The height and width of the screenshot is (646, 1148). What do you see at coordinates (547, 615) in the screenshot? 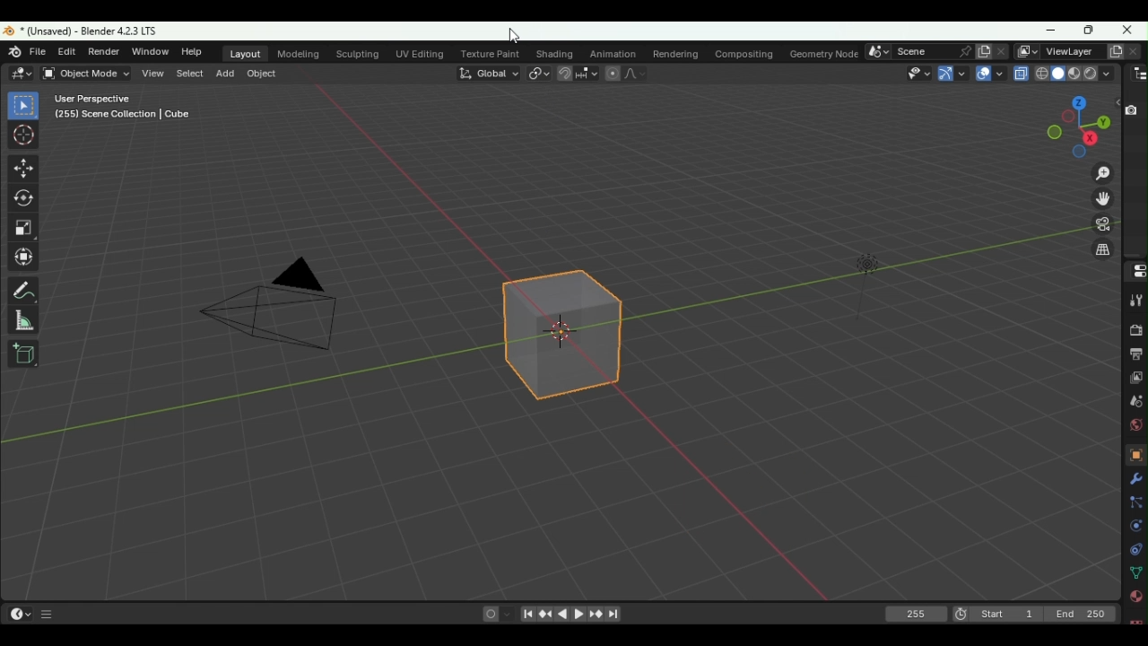
I see `Jump to previous/next frame` at bounding box center [547, 615].